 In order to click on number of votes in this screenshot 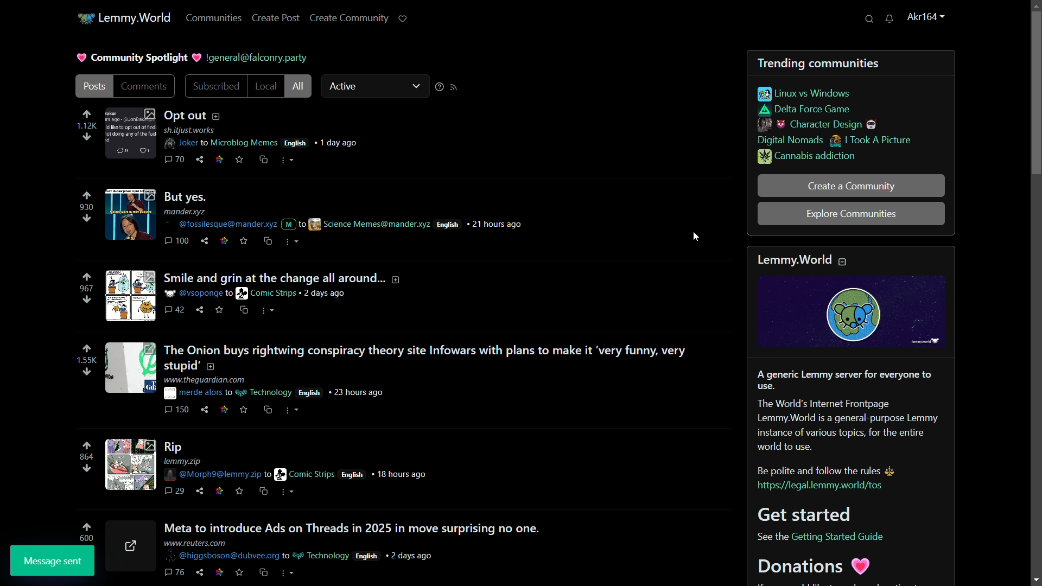, I will do `click(87, 455)`.